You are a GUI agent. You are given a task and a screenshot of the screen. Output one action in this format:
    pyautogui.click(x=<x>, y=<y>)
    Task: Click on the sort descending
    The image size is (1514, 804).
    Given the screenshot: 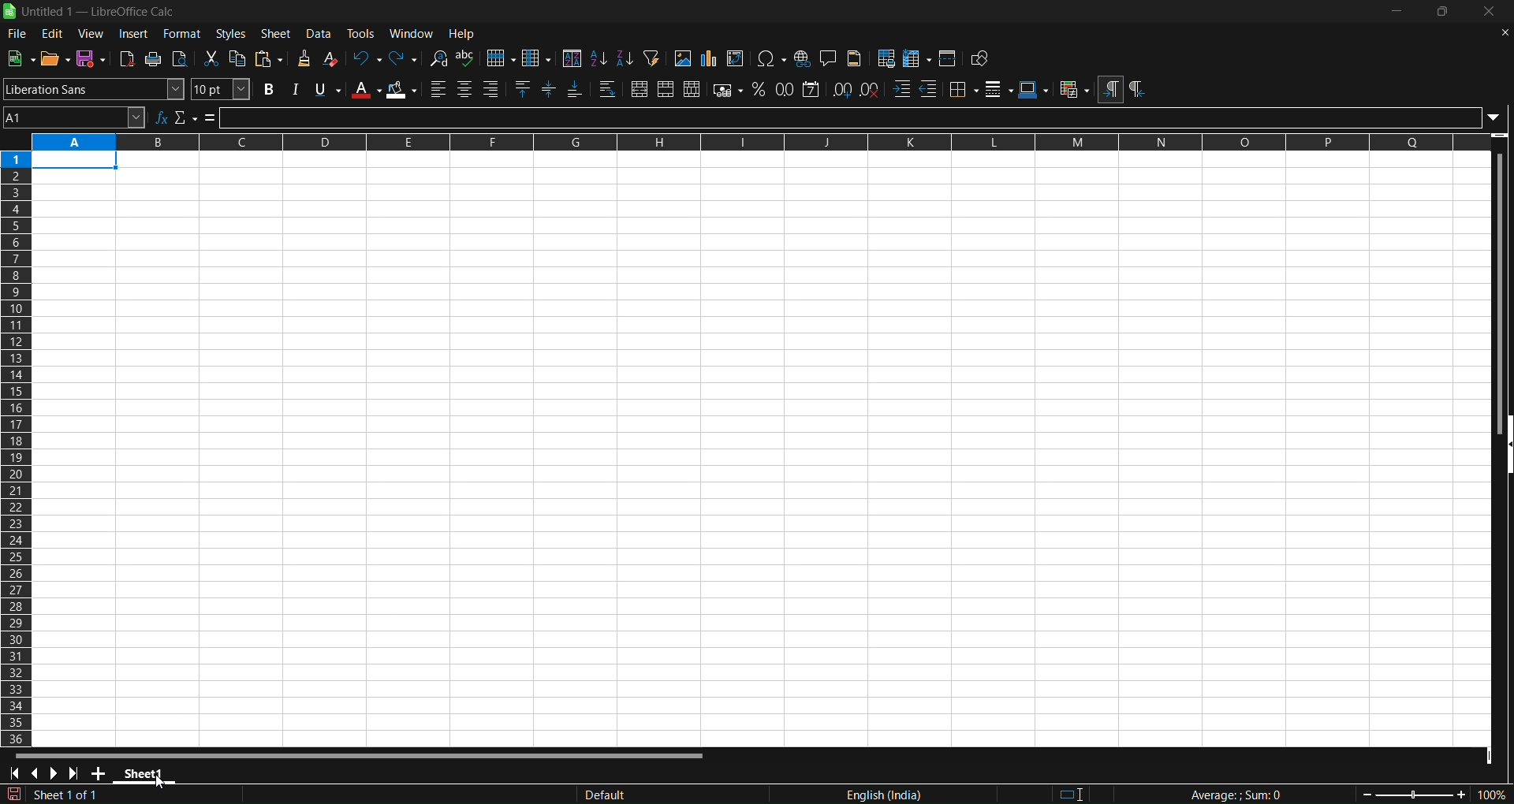 What is the action you would take?
    pyautogui.click(x=625, y=60)
    